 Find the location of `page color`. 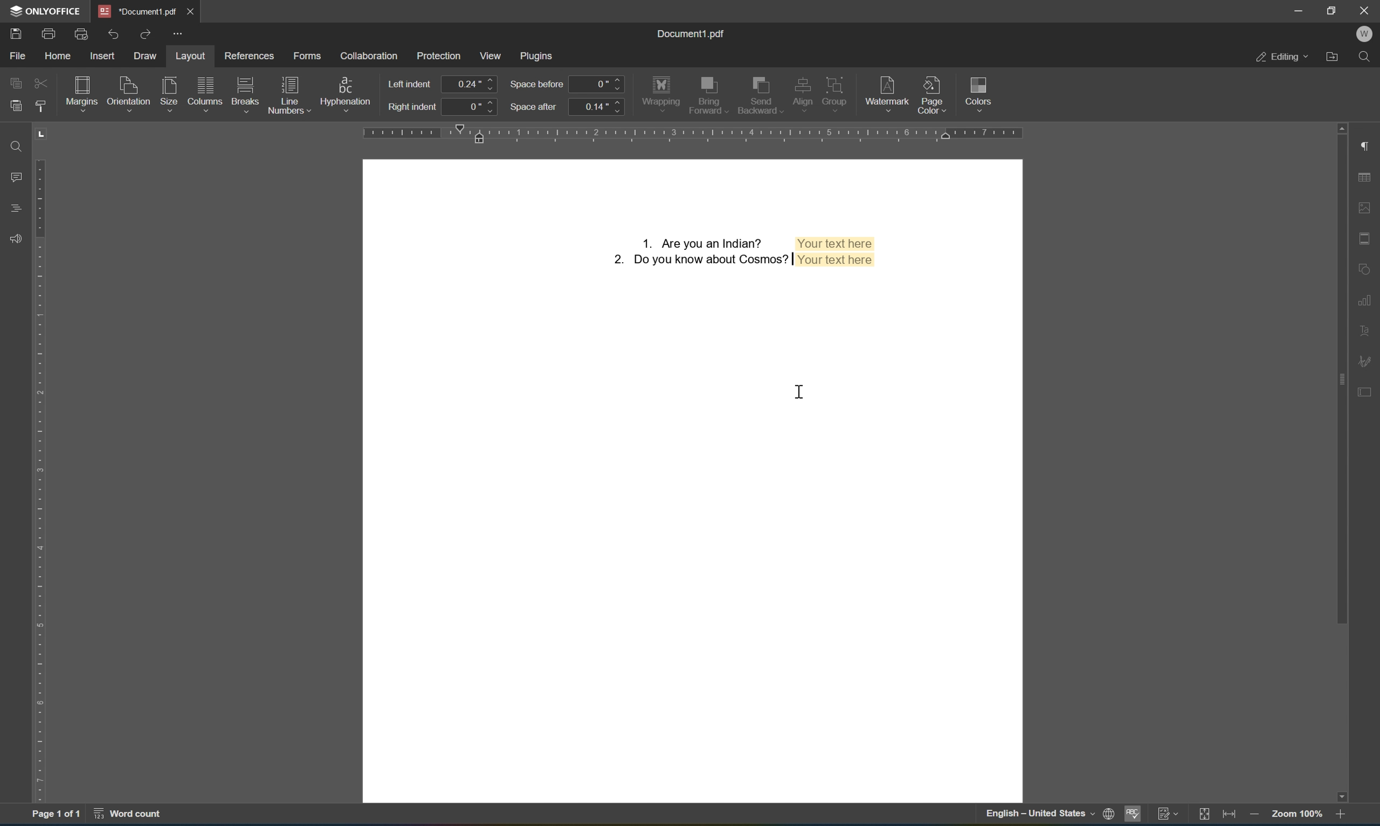

page color is located at coordinates (935, 92).